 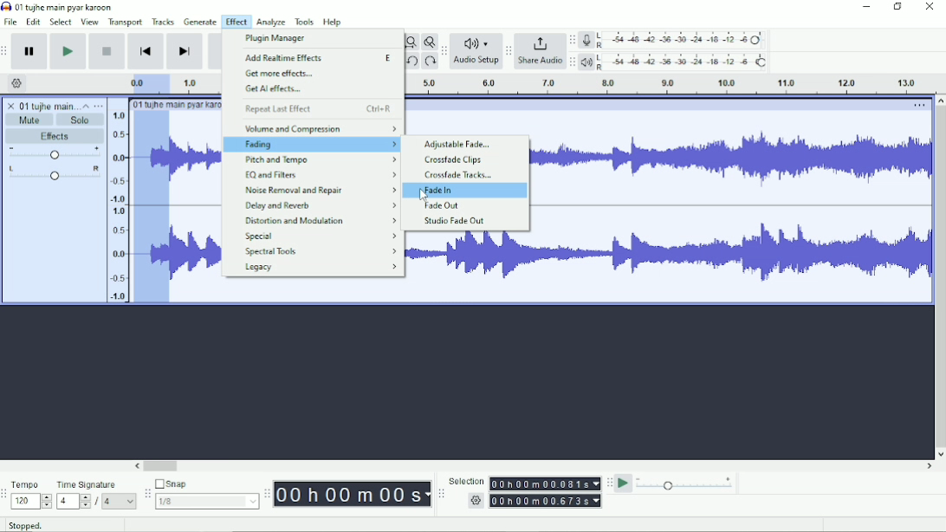 I want to click on Solo, so click(x=81, y=120).